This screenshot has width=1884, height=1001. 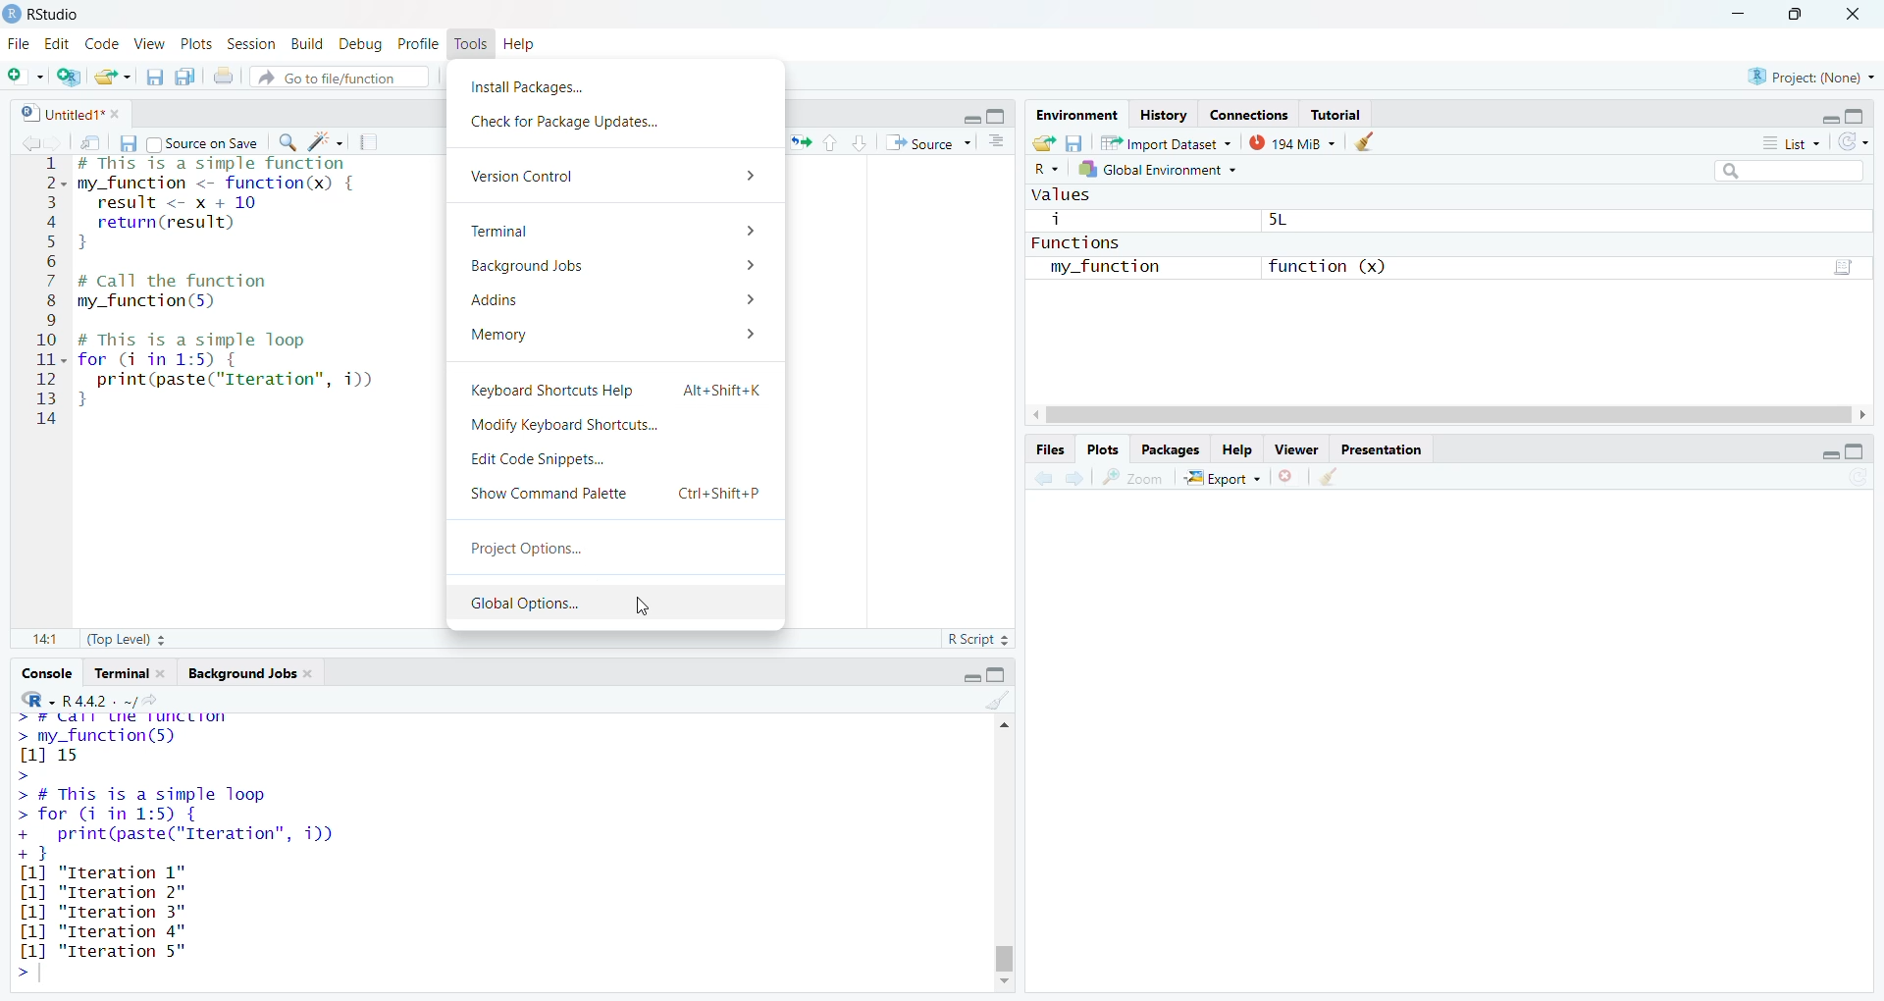 What do you see at coordinates (285, 142) in the screenshot?
I see `find/replace` at bounding box center [285, 142].